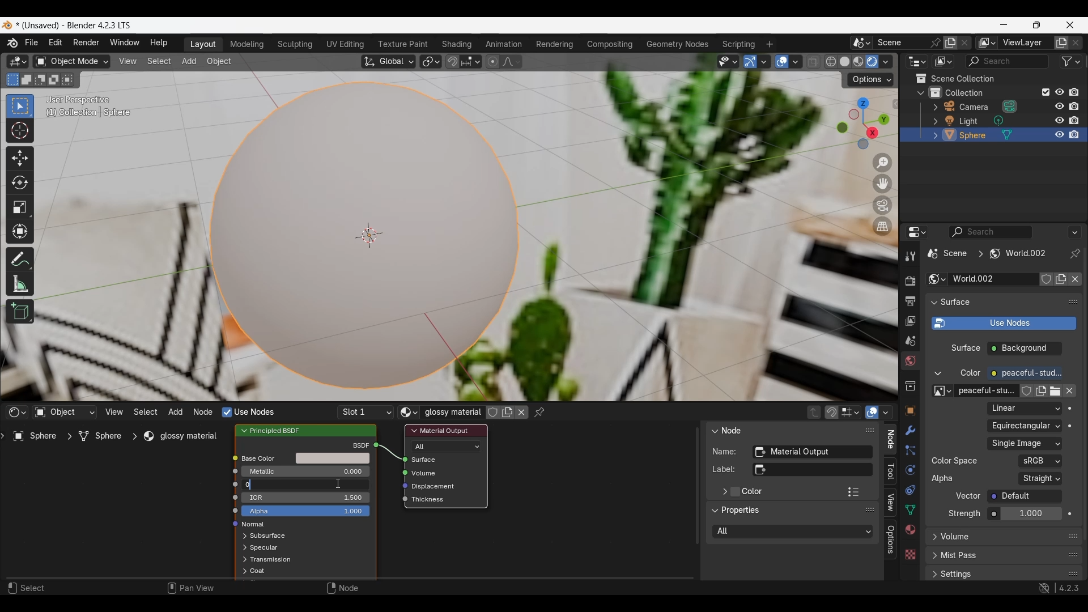  Describe the element at coordinates (910, 469) in the screenshot. I see `Physics properties` at that location.